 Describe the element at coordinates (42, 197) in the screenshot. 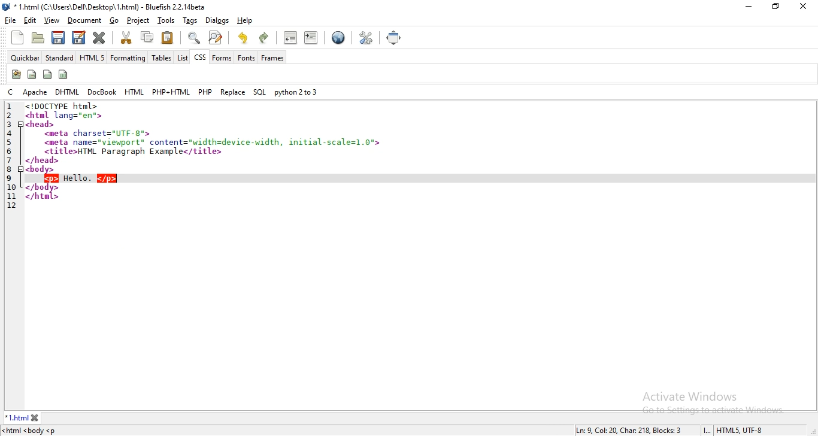

I see `</html>` at that location.